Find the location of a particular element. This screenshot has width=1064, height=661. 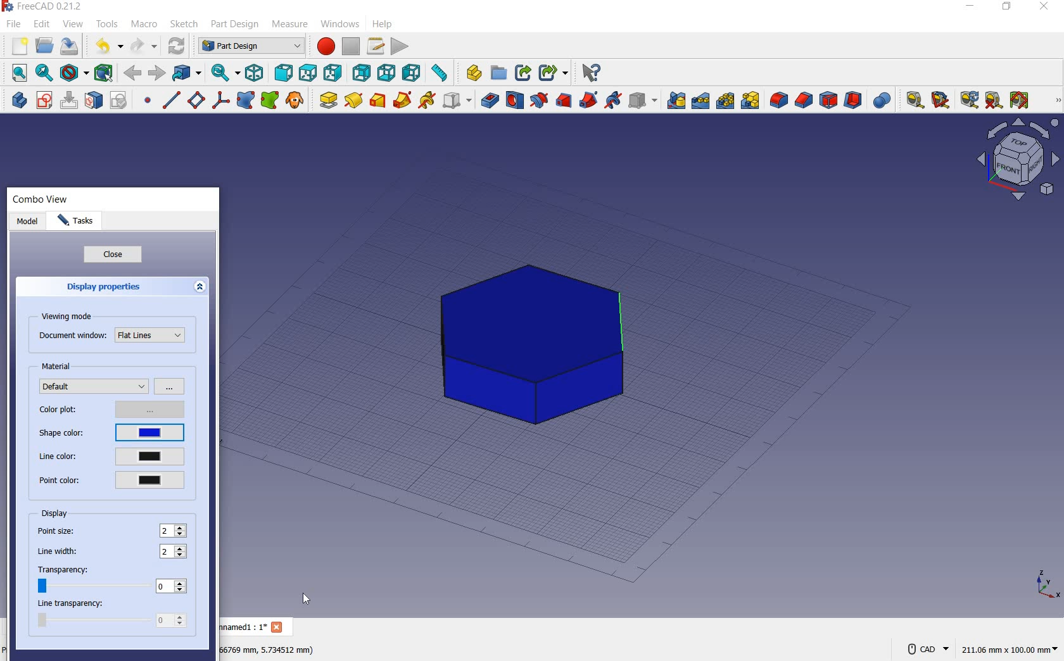

options is located at coordinates (170, 385).